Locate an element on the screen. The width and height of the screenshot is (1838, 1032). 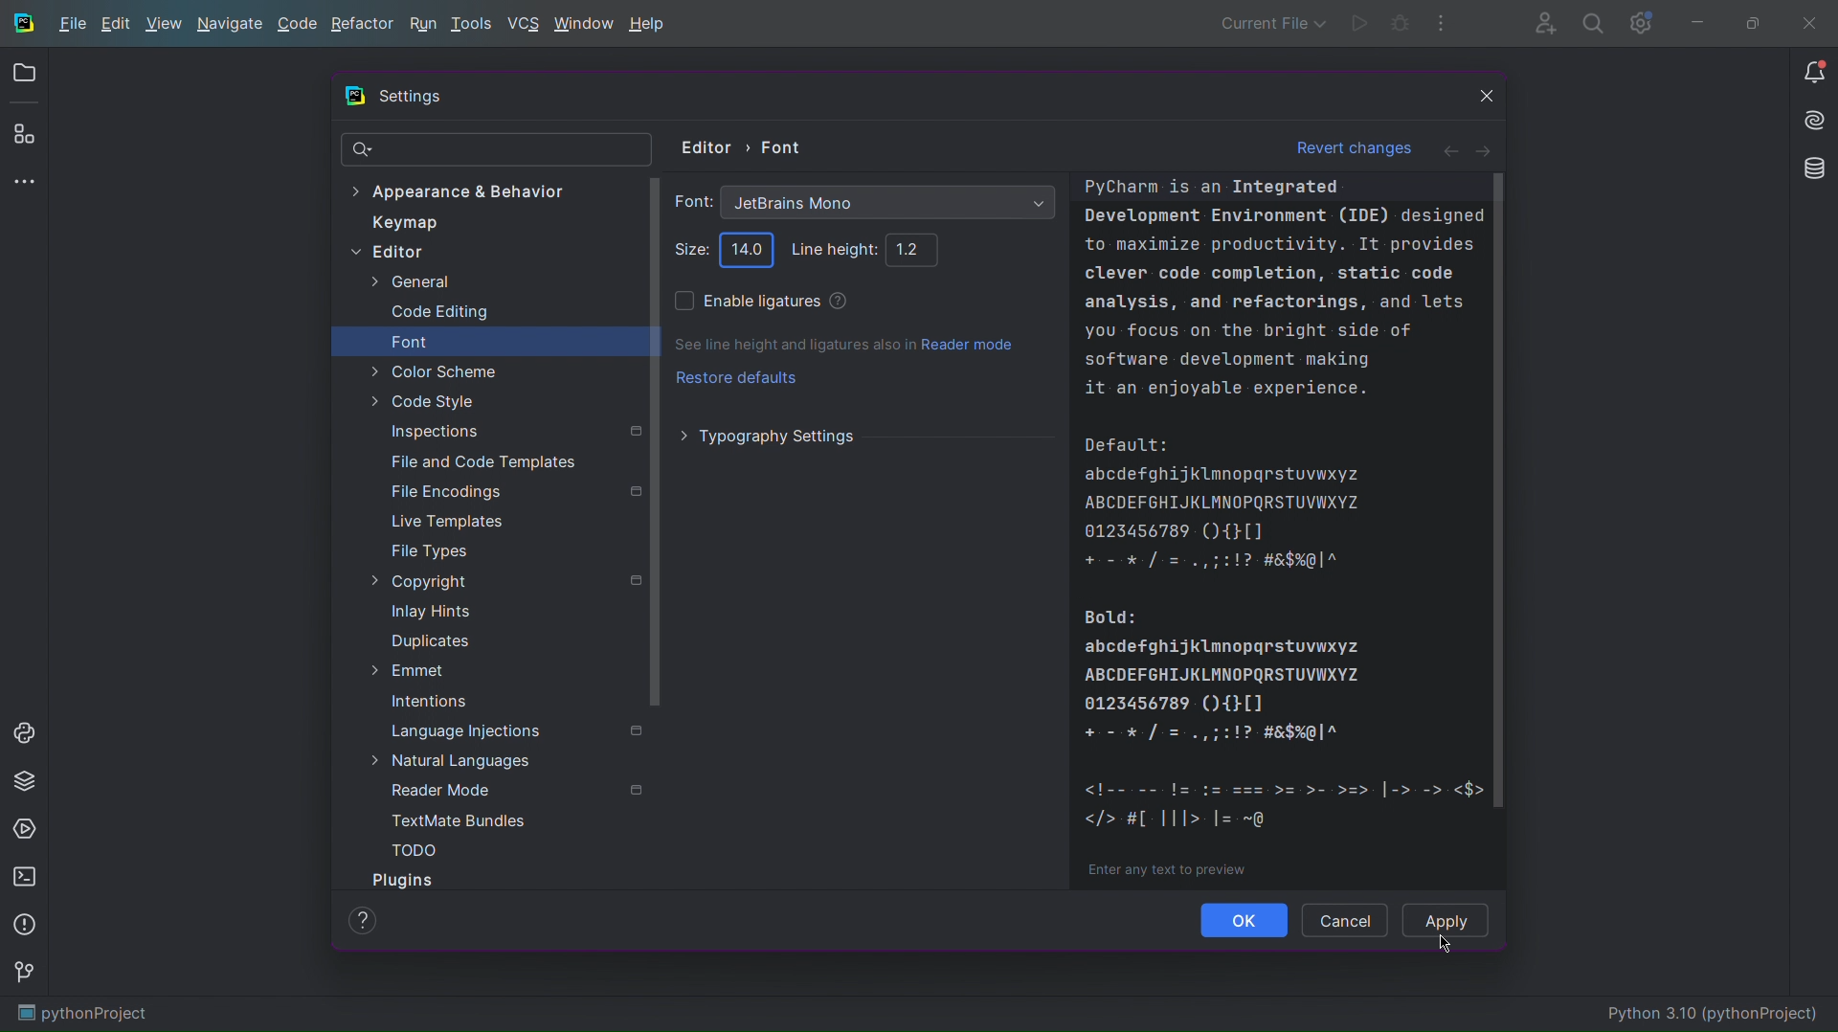
Keymap is located at coordinates (405, 223).